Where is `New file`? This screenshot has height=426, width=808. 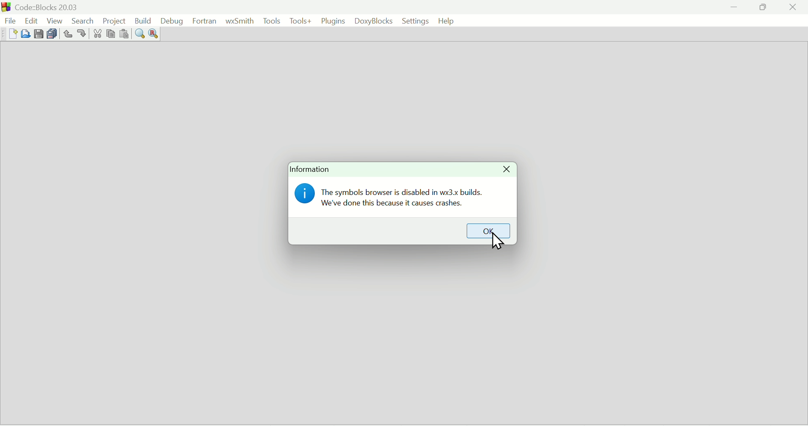 New file is located at coordinates (12, 34).